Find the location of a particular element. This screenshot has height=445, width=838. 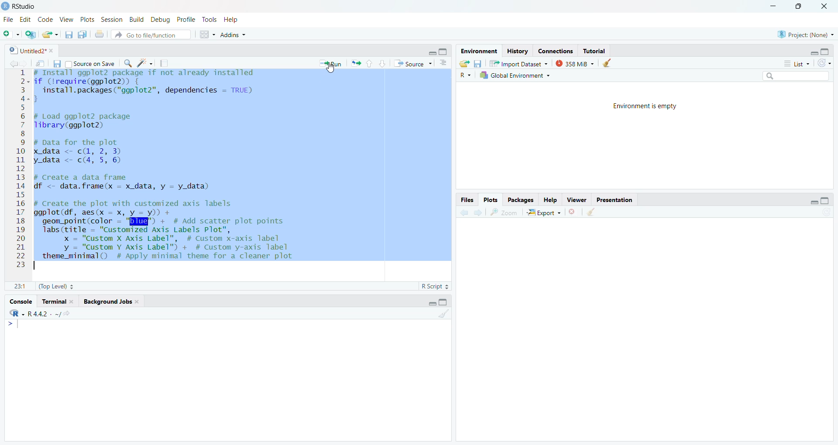

Background Jobs is located at coordinates (111, 302).